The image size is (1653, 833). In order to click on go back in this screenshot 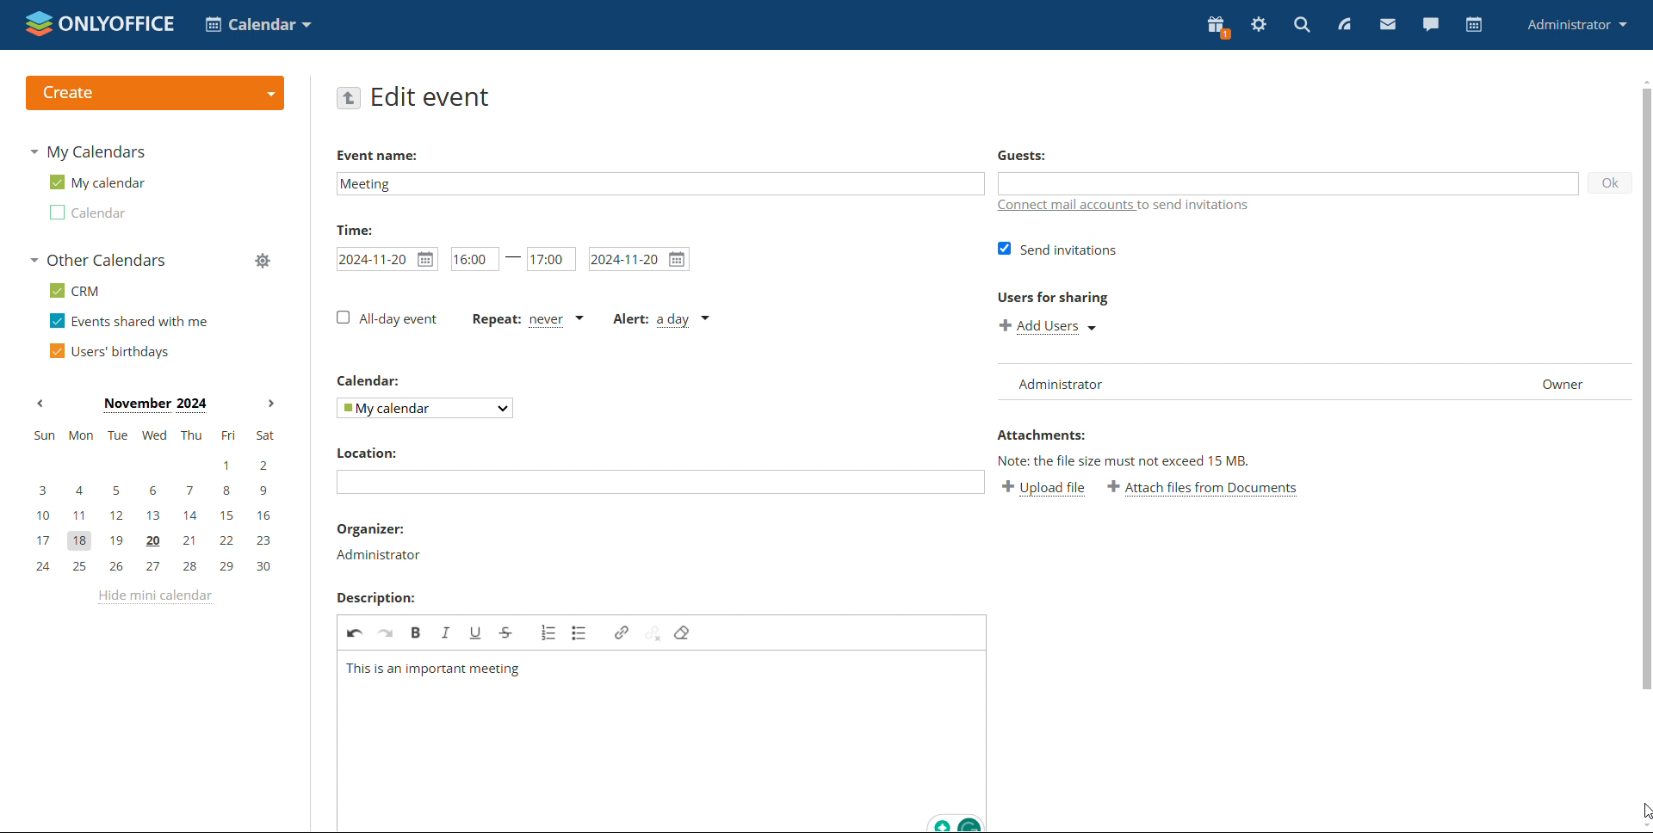, I will do `click(349, 99)`.